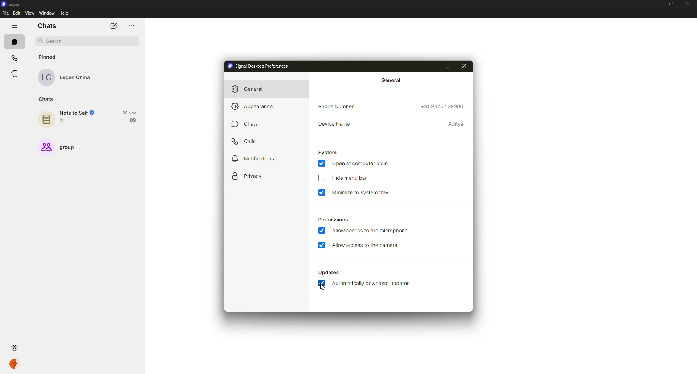 Image resolution: width=697 pixels, height=374 pixels. Describe the element at coordinates (247, 141) in the screenshot. I see `calls` at that location.